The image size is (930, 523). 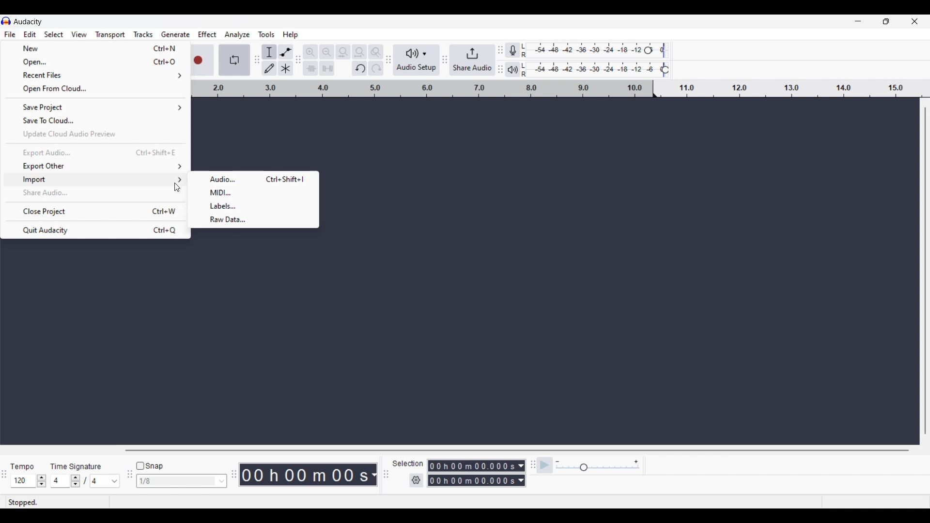 I want to click on Playback meter, so click(x=519, y=69).